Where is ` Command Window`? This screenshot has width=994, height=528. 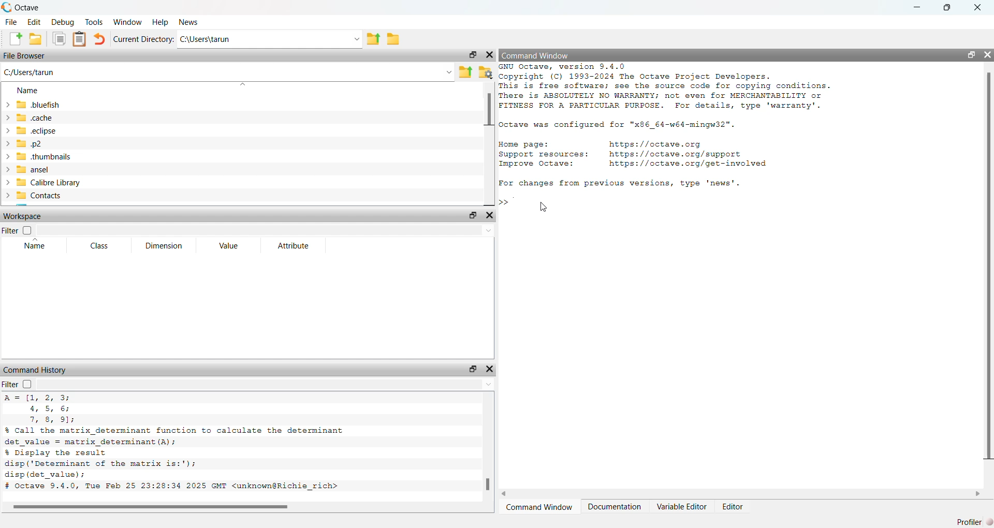
 Command Window is located at coordinates (540, 507).